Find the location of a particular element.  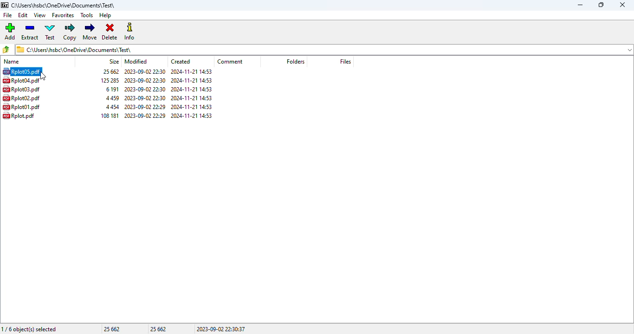

maximize is located at coordinates (600, 5).